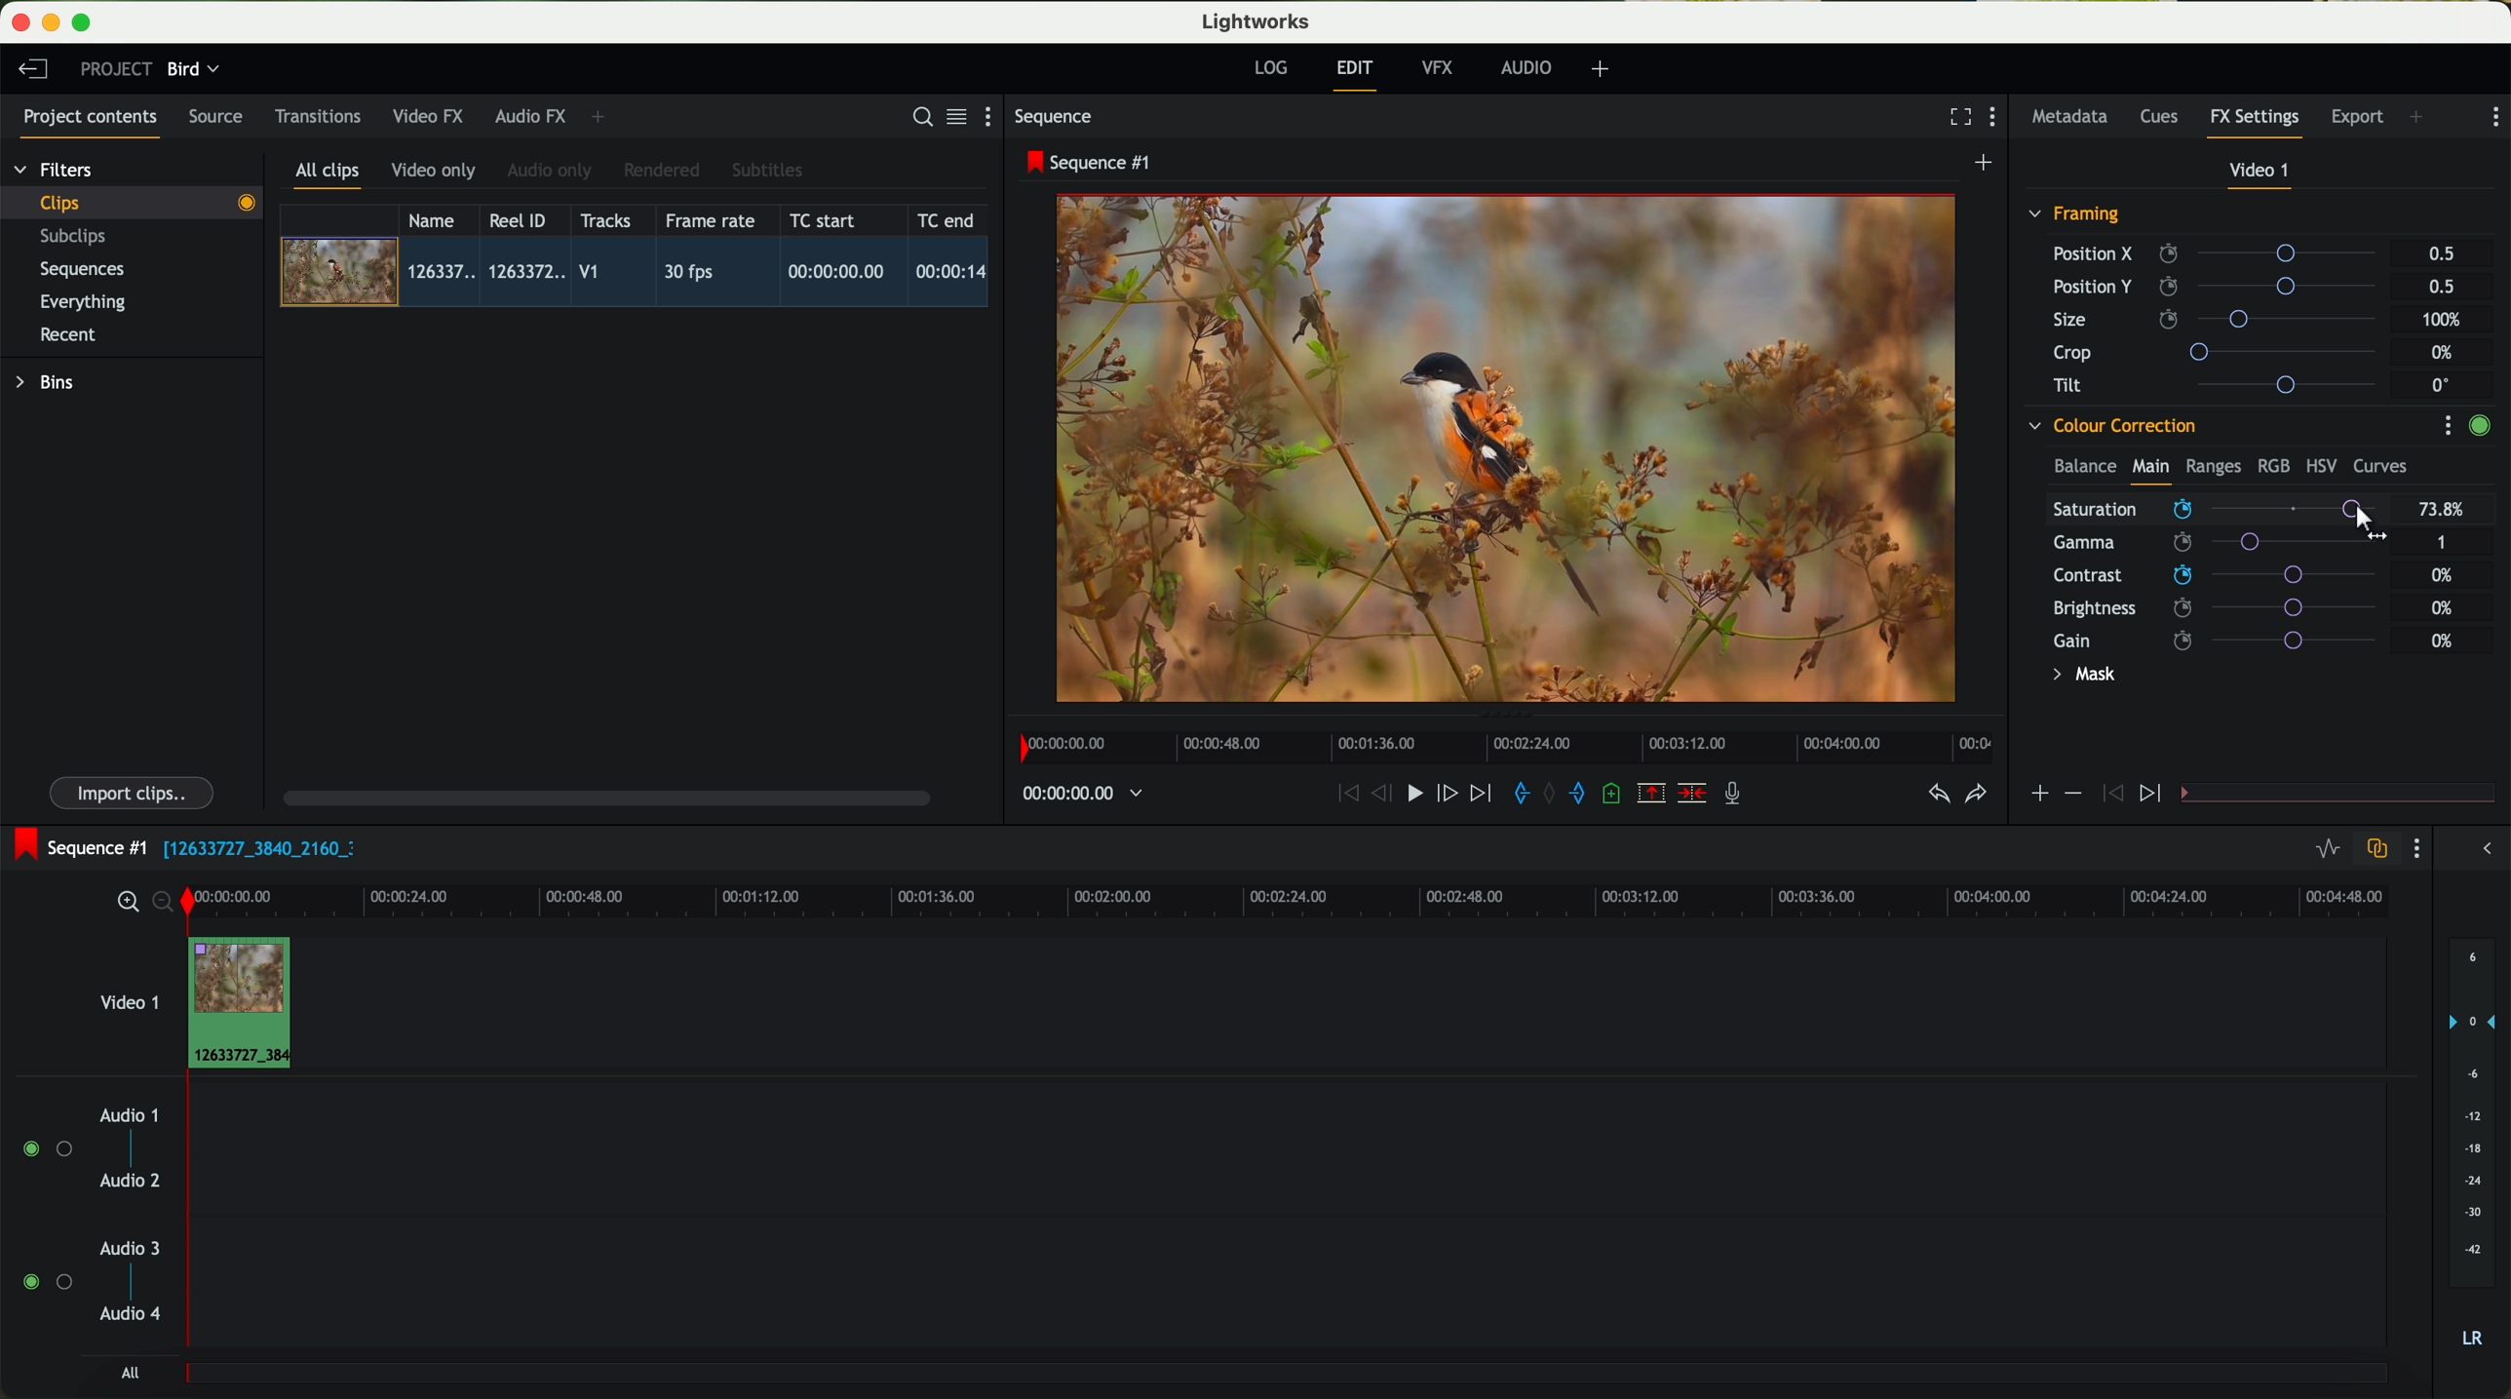 The image size is (2511, 1399). I want to click on frame rate, so click(711, 221).